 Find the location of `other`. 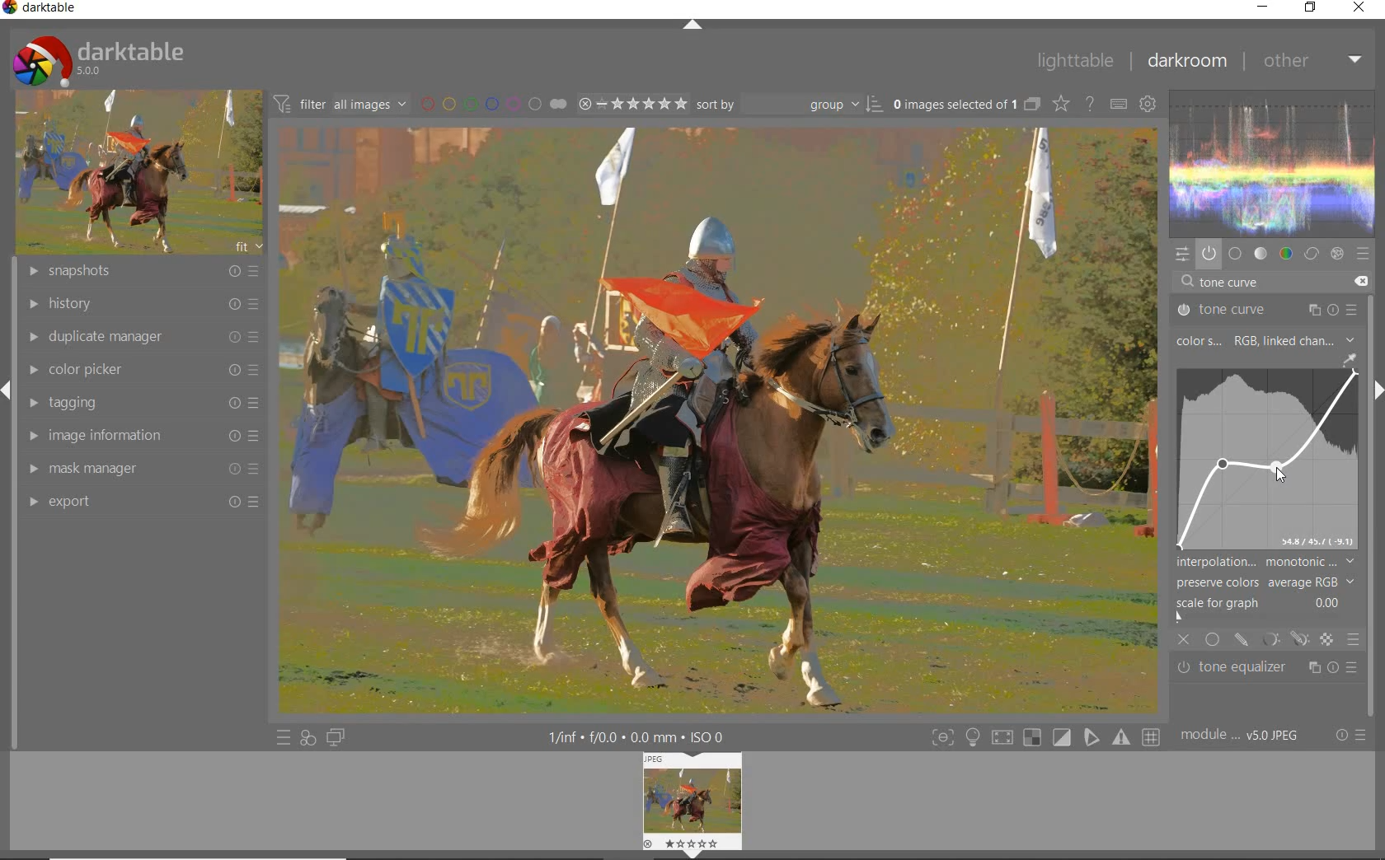

other is located at coordinates (1312, 60).